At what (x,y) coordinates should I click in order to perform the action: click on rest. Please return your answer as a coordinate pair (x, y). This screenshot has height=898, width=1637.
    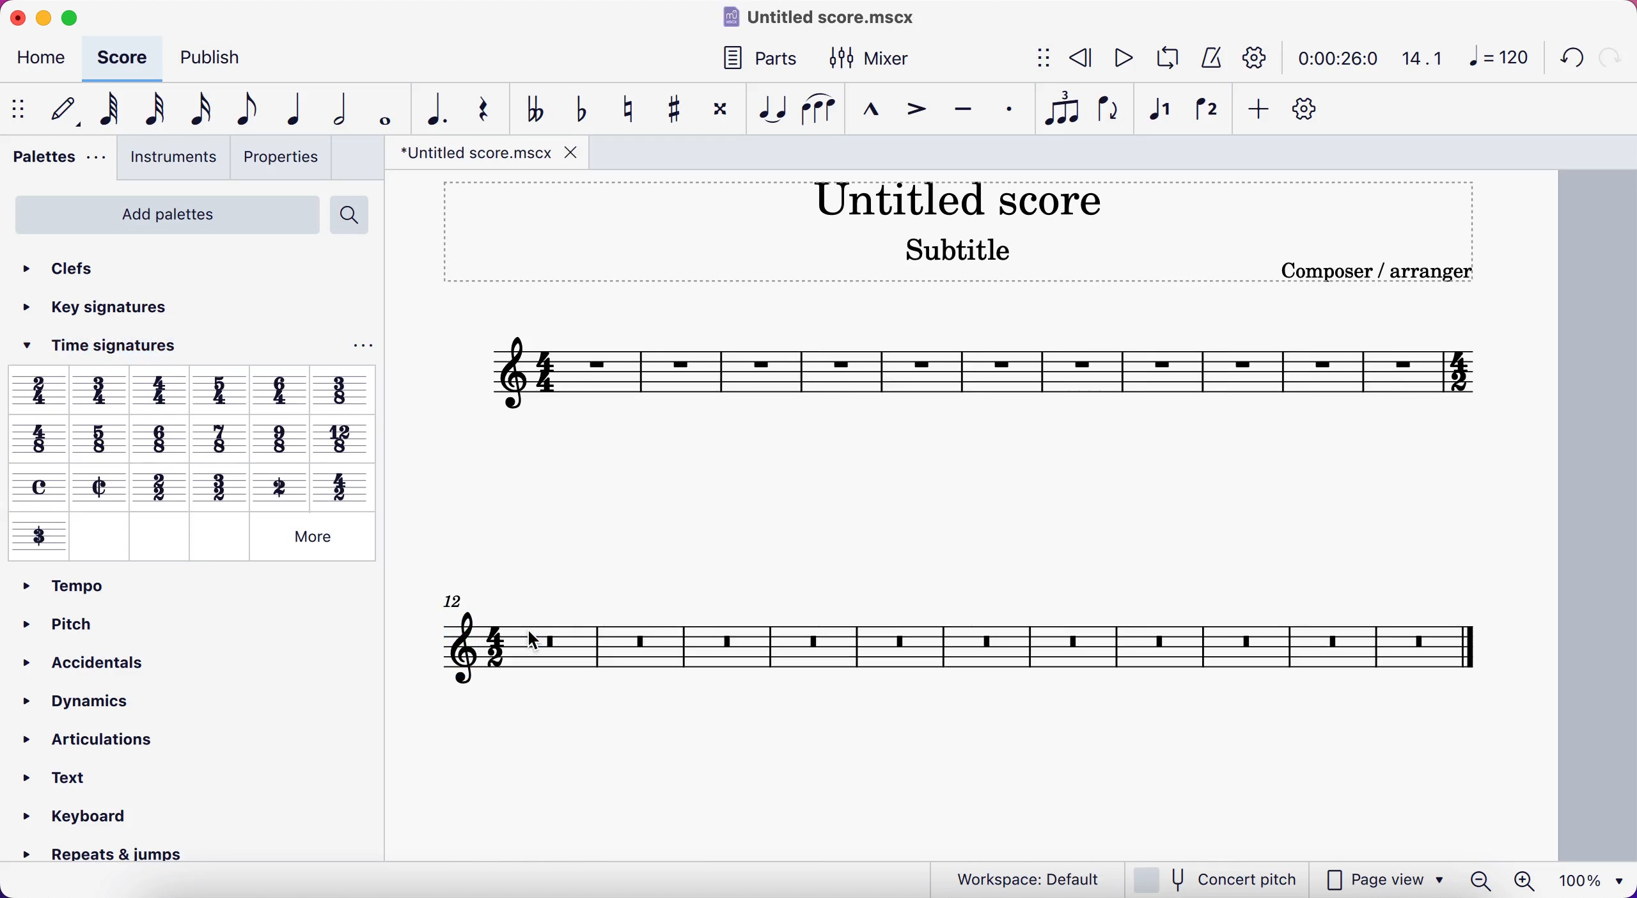
    Looking at the image, I should click on (483, 109).